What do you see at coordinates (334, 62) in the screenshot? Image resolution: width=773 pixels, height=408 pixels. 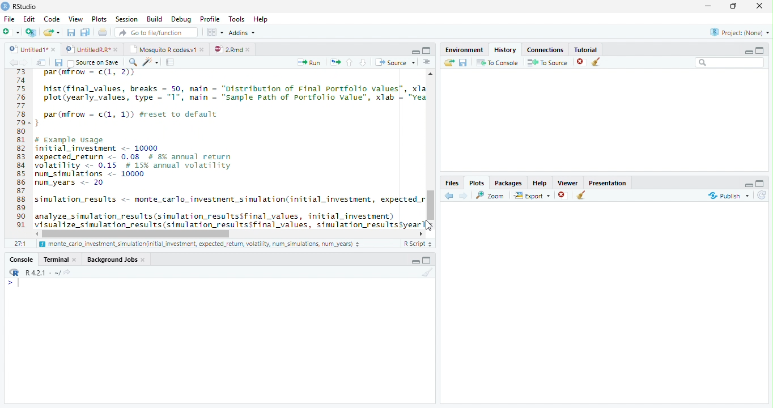 I see `Re-run the previous code region` at bounding box center [334, 62].